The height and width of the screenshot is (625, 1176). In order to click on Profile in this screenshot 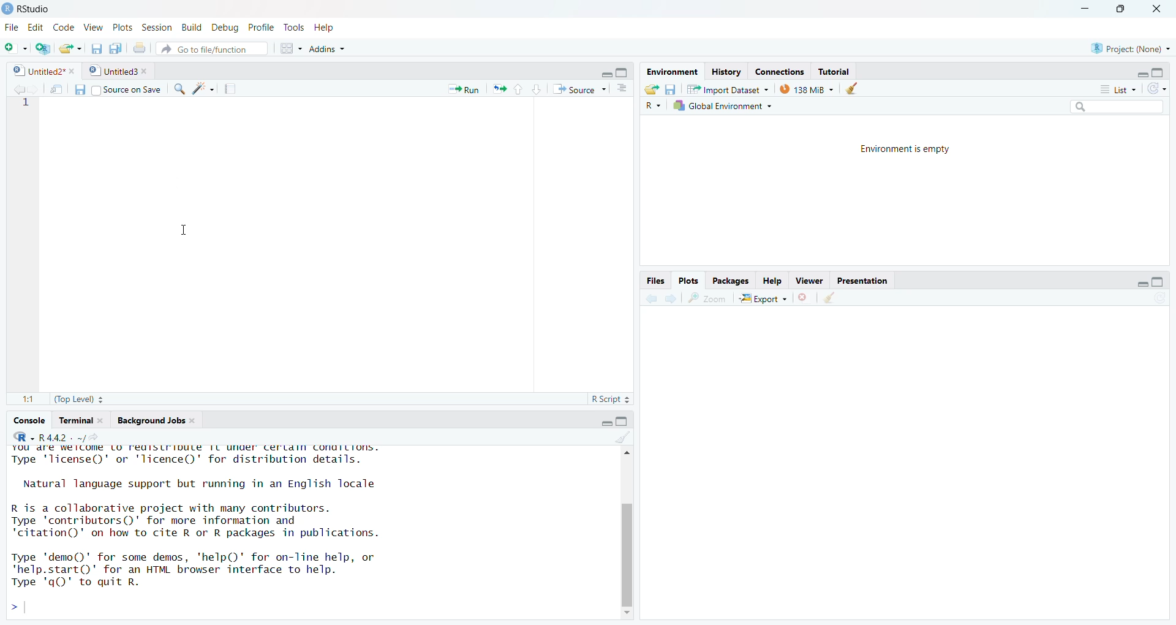, I will do `click(262, 25)`.